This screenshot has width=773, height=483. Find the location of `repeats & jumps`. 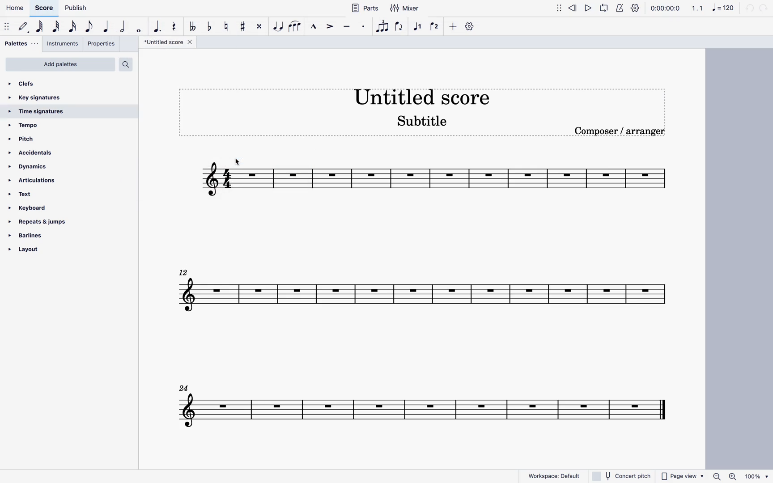

repeats & jumps is located at coordinates (41, 220).